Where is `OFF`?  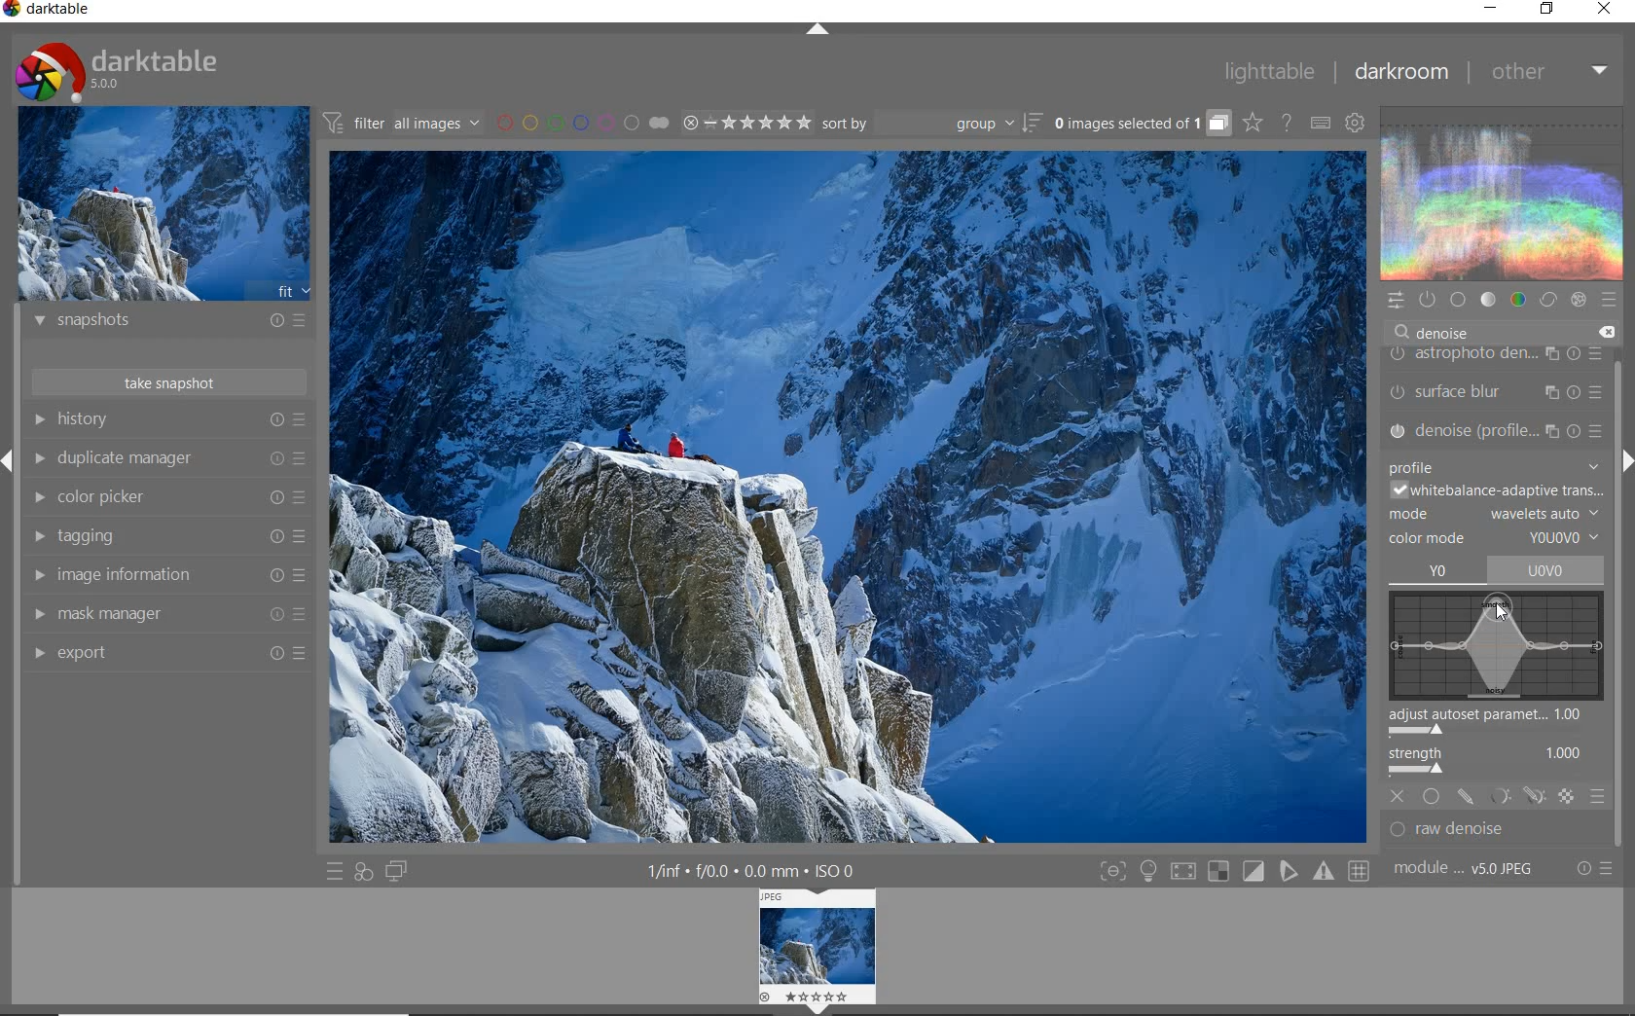 OFF is located at coordinates (1399, 795).